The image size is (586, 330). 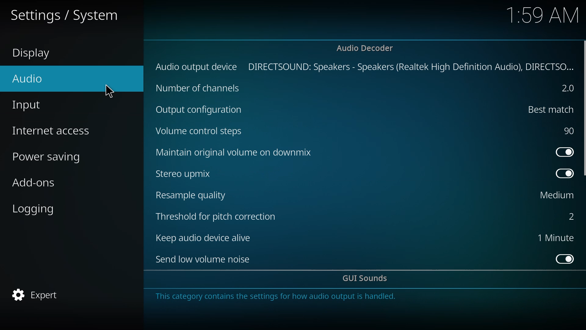 I want to click on audio decoder, so click(x=365, y=48).